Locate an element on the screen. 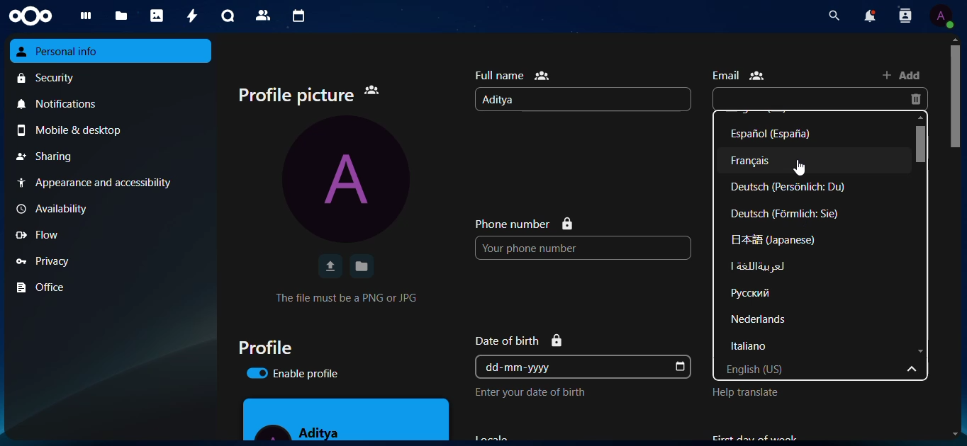  search is located at coordinates (830, 16).